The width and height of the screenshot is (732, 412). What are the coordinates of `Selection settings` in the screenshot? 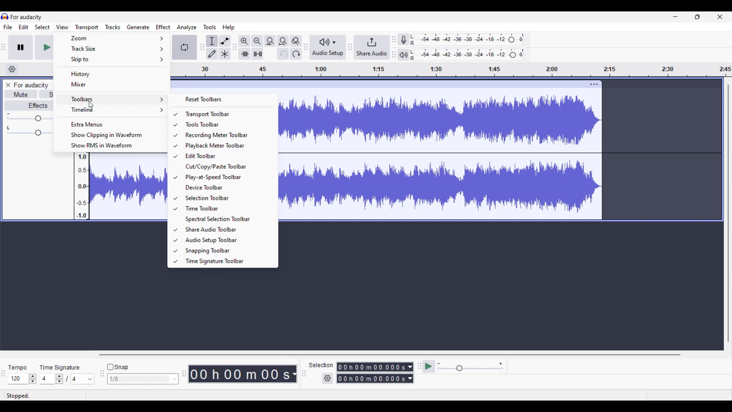 It's located at (327, 378).